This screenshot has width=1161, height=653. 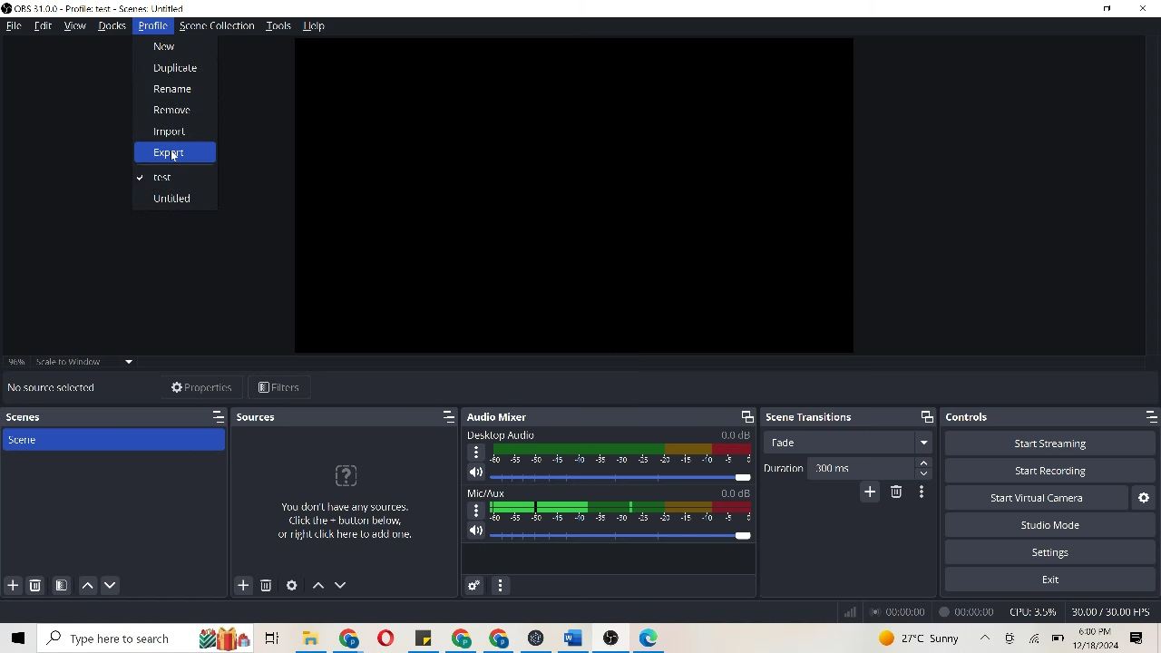 I want to click on advanced audio properties, so click(x=472, y=585).